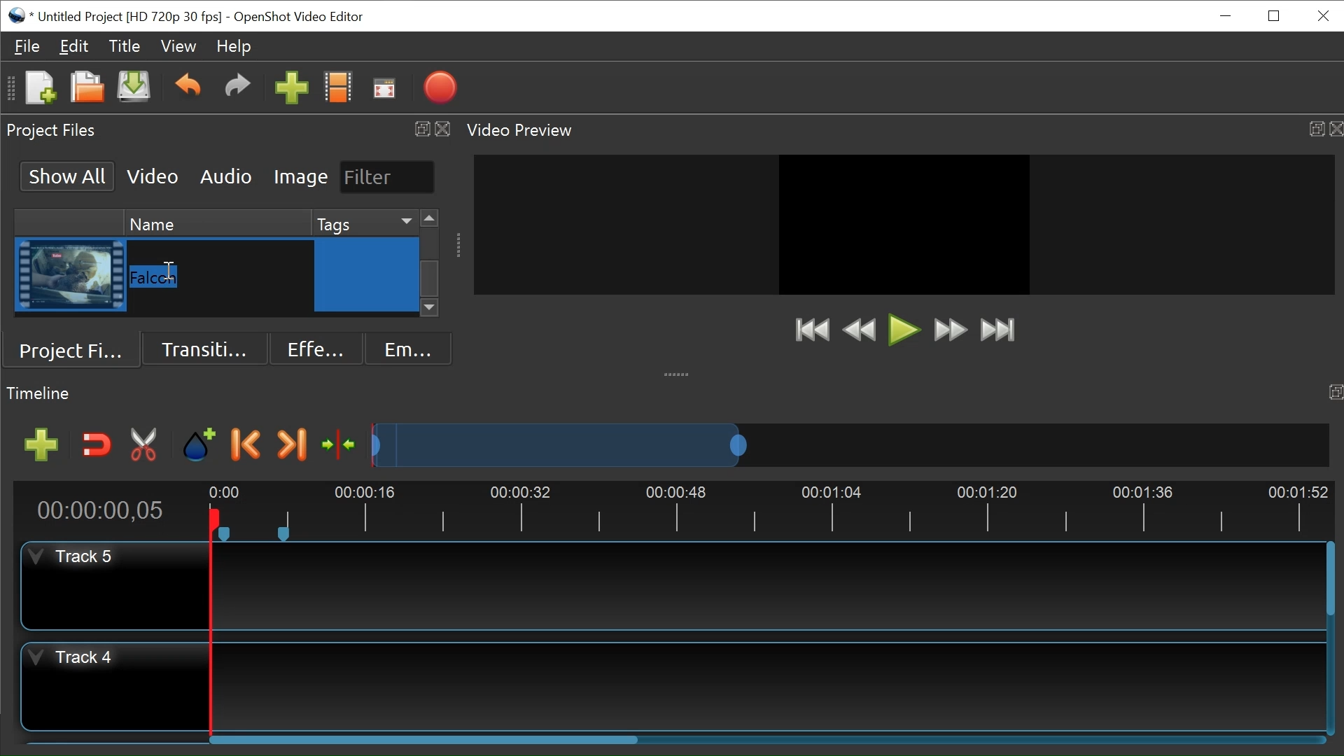  I want to click on Emoji, so click(405, 348).